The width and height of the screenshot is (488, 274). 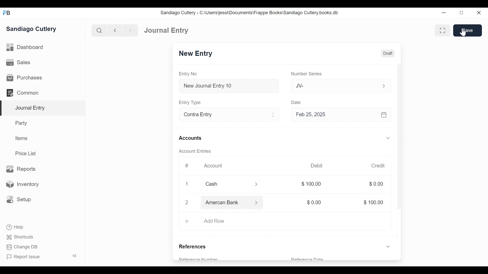 What do you see at coordinates (224, 203) in the screenshot?
I see `Amercan Bank` at bounding box center [224, 203].